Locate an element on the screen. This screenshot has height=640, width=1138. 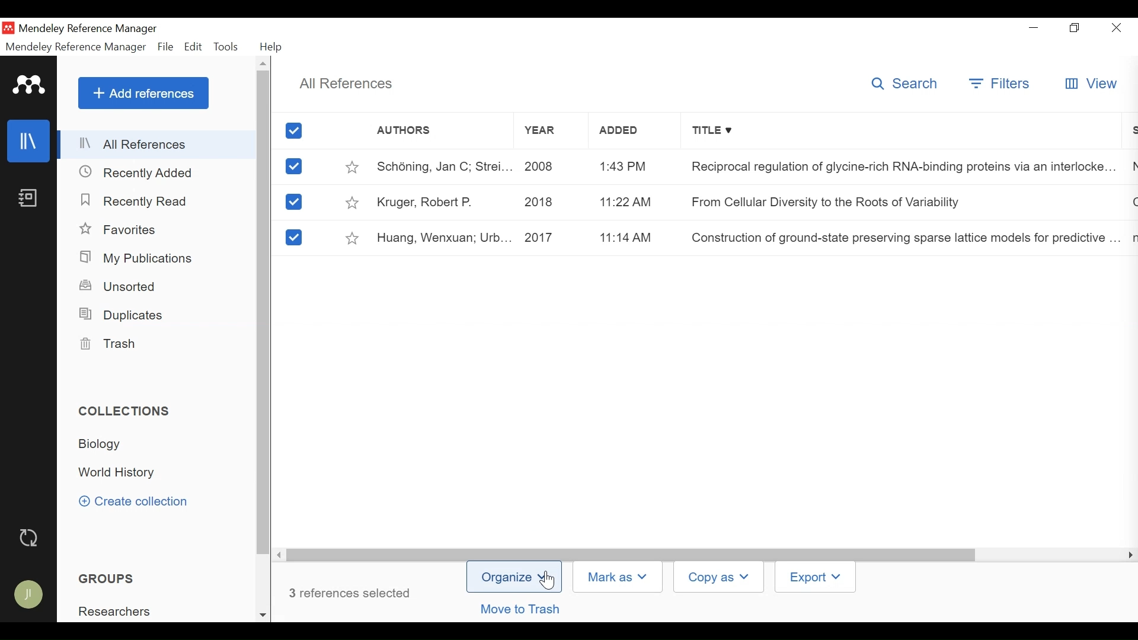
Mendeley Logo is located at coordinates (29, 87).